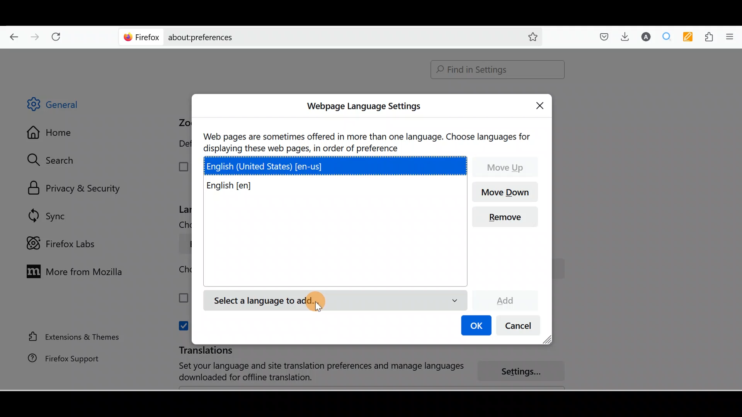 Image resolution: width=742 pixels, height=417 pixels. I want to click on Account, so click(644, 37).